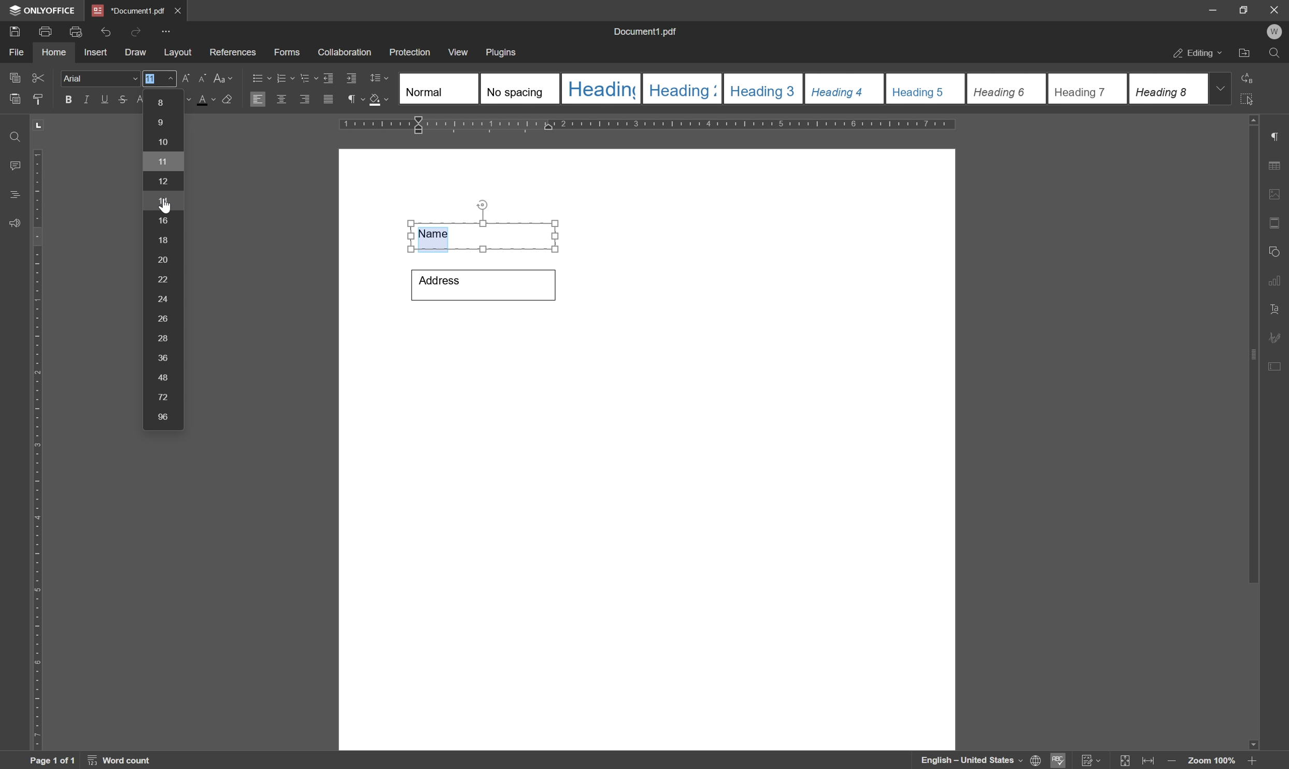 The width and height of the screenshot is (1289, 769). I want to click on font size, so click(151, 78).